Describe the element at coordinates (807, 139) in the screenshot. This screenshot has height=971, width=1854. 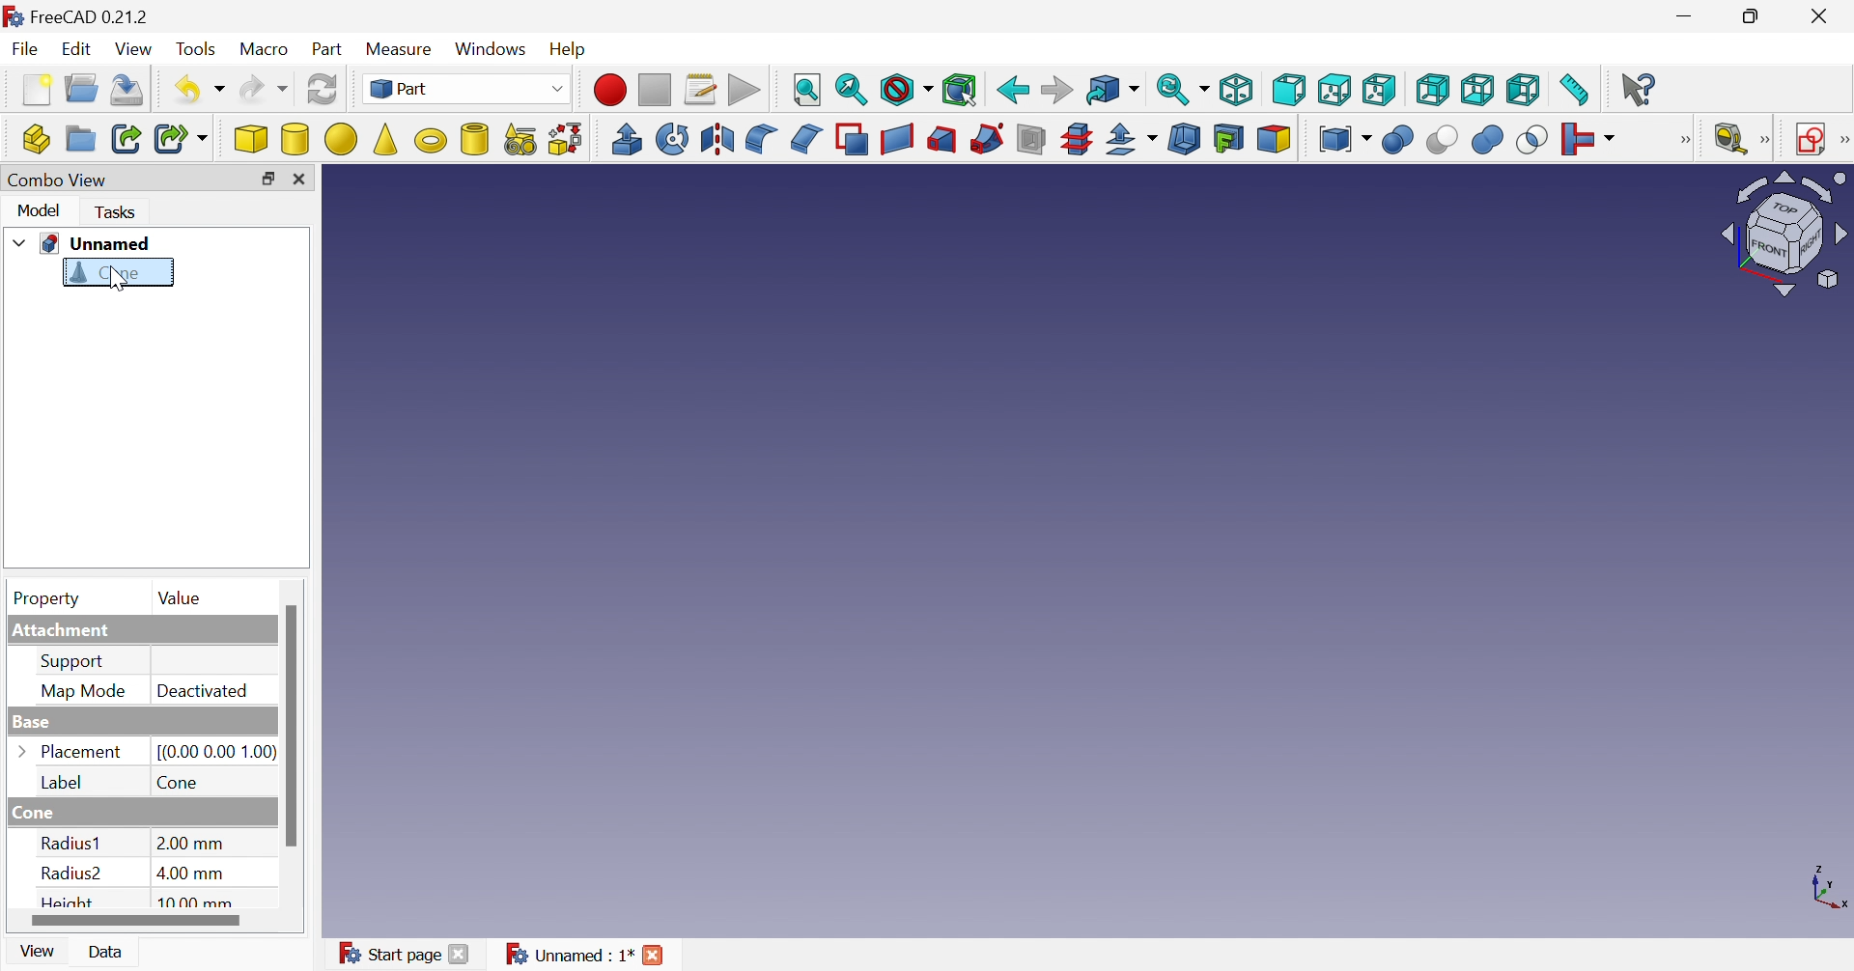
I see `Chamfer` at that location.